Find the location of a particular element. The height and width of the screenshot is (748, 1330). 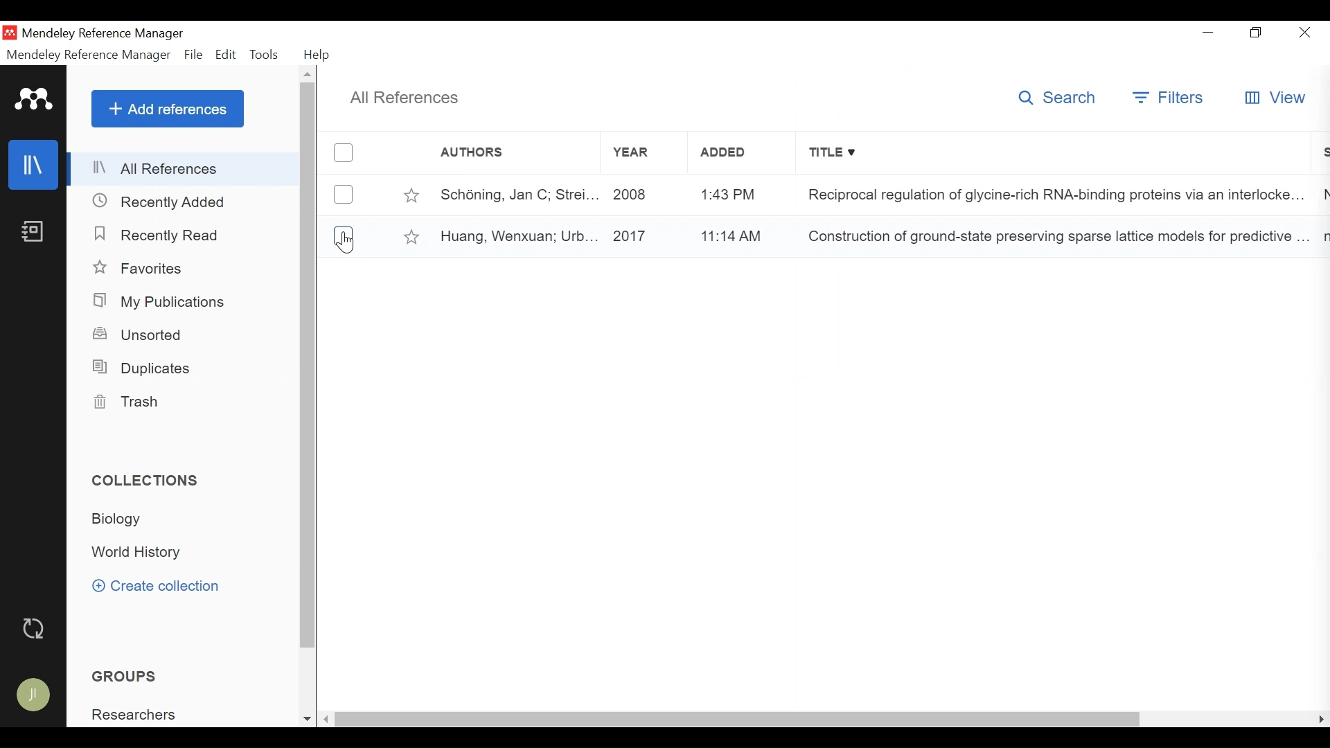

My Publications is located at coordinates (165, 303).